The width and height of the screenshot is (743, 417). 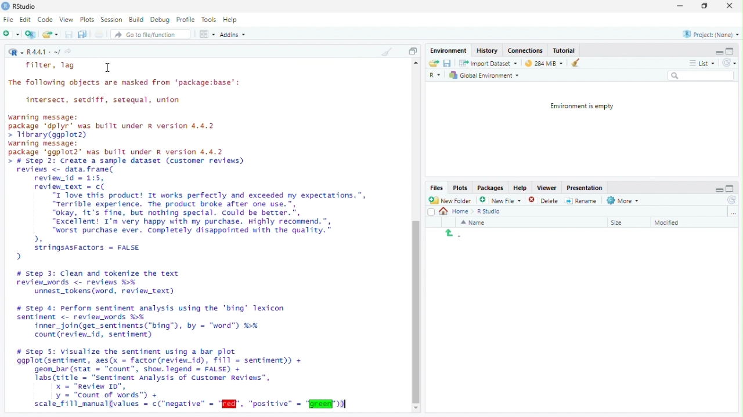 I want to click on > # Step 2: Create a sample dataset (customer reviews)
reviews <- data. frane(
review id = 1:5,
review text = c(
“I love this product! It works perfectly and exceeded my expectations.”
“Terrible experience. The product broke after one use.”,
“okay, ft's fine, but nothing special. Could be better.”,
“excellent! I'm very happy with my purchase. Highly recommend.”
"Worst purchase ever. Conpletely disappointed with the quality.”
J.
stringsasfactors = FALSE
), so click(x=190, y=210).